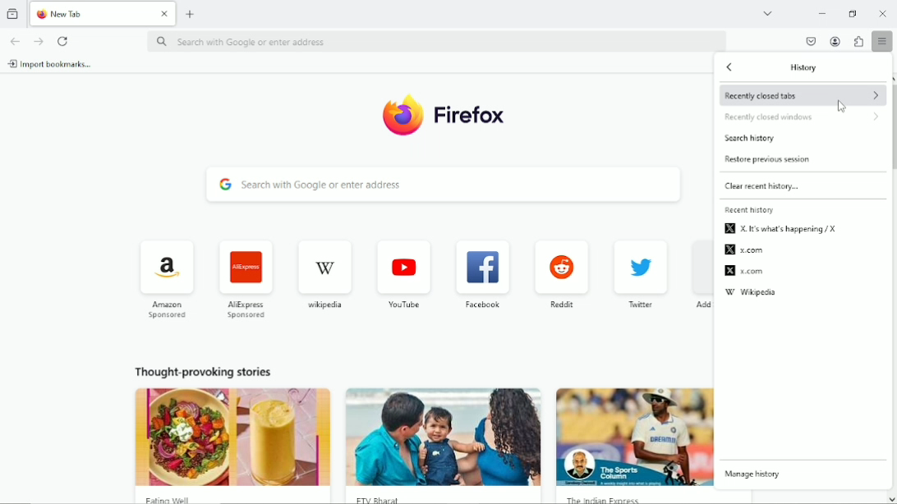 Image resolution: width=897 pixels, height=504 pixels. Describe the element at coordinates (805, 117) in the screenshot. I see `recently closed windows` at that location.